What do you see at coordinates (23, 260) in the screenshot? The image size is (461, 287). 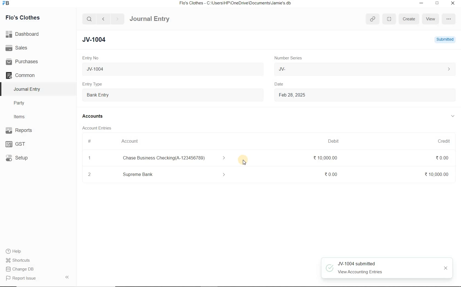 I see `Shortcuts` at bounding box center [23, 260].